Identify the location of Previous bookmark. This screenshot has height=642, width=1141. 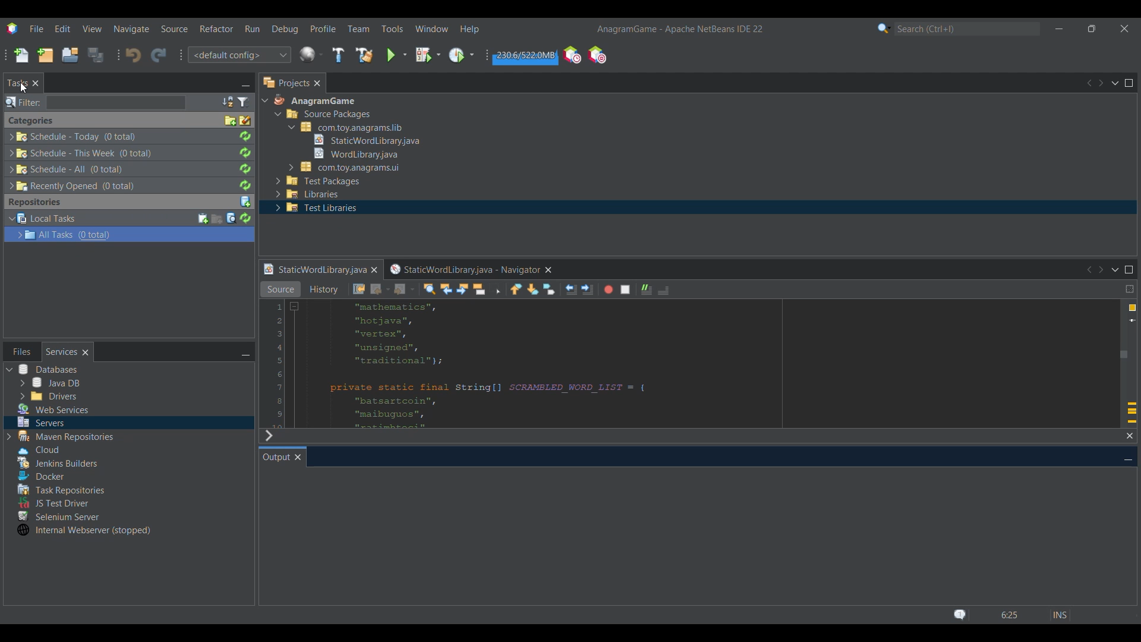
(516, 289).